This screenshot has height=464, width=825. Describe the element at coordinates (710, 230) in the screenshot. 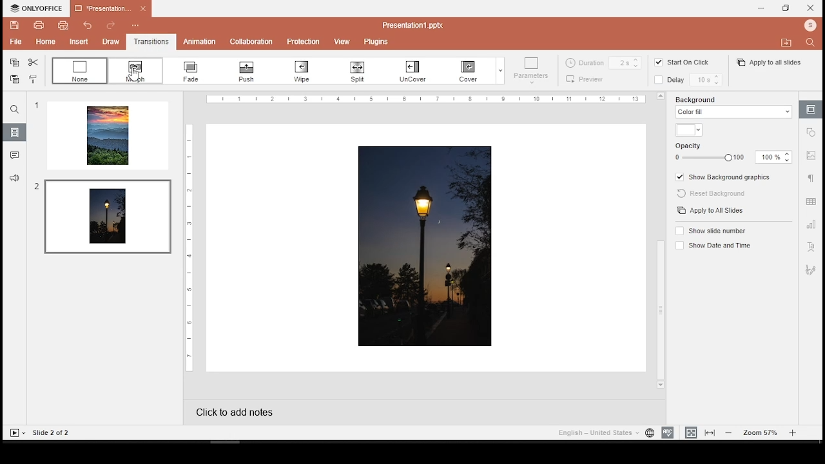

I see `show slide number on/off` at that location.